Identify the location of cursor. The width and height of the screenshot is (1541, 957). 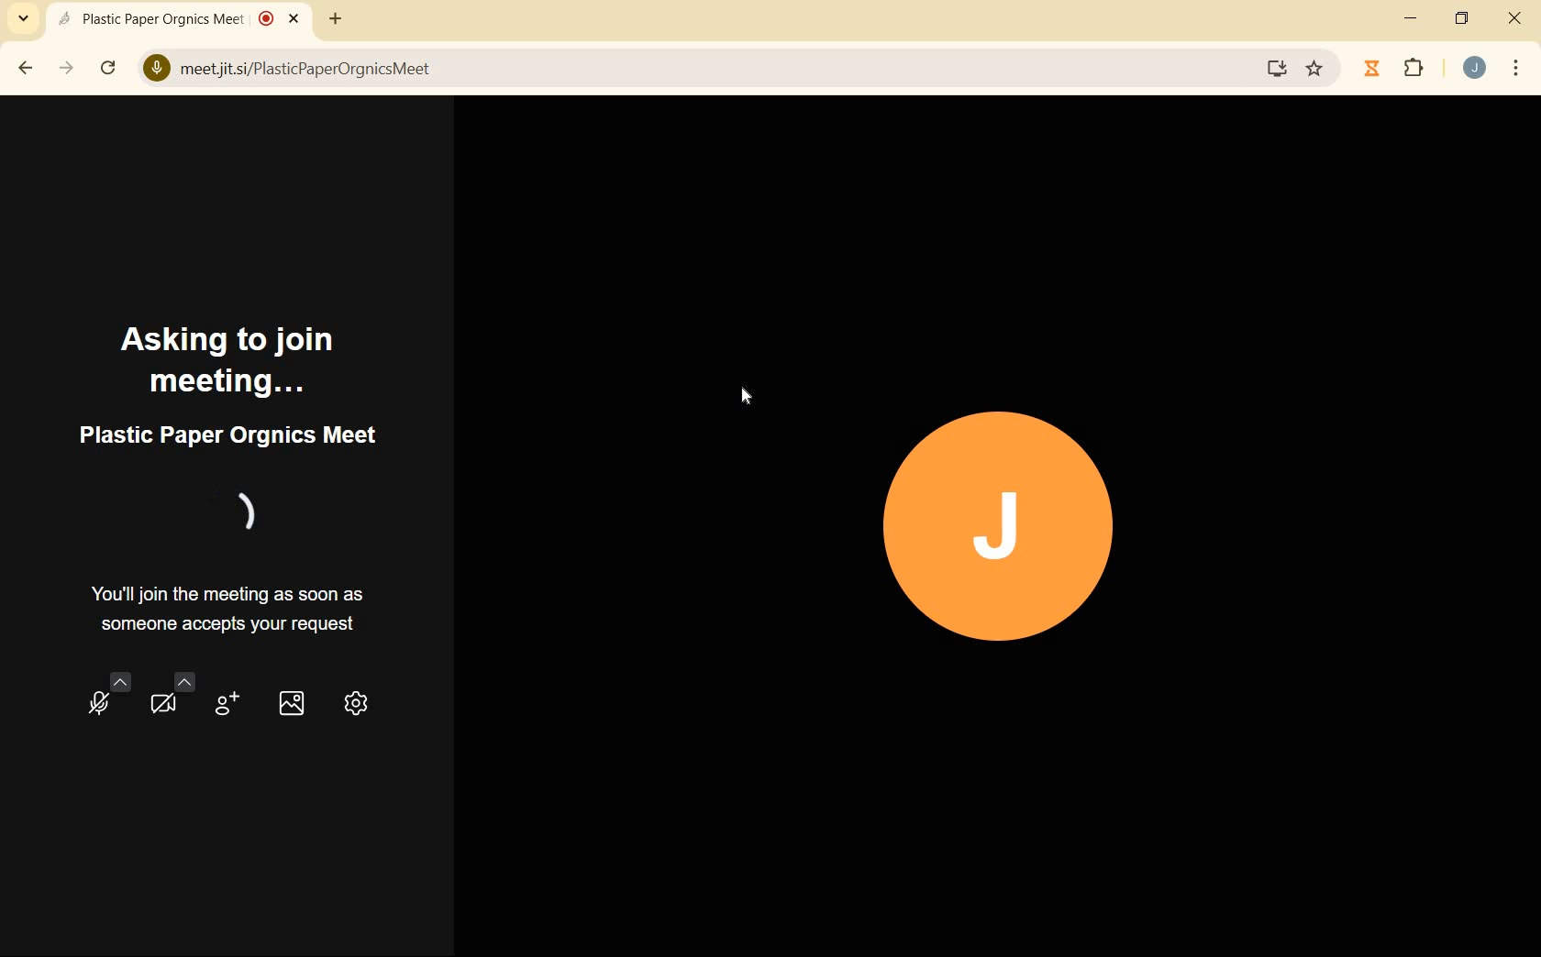
(752, 397).